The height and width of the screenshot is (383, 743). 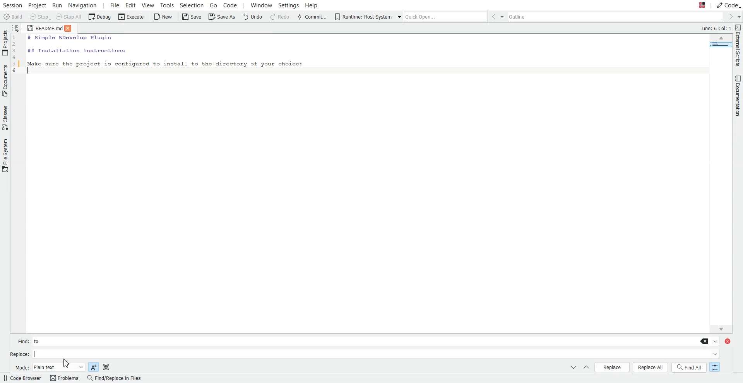 I want to click on Show sorted list, so click(x=16, y=27).